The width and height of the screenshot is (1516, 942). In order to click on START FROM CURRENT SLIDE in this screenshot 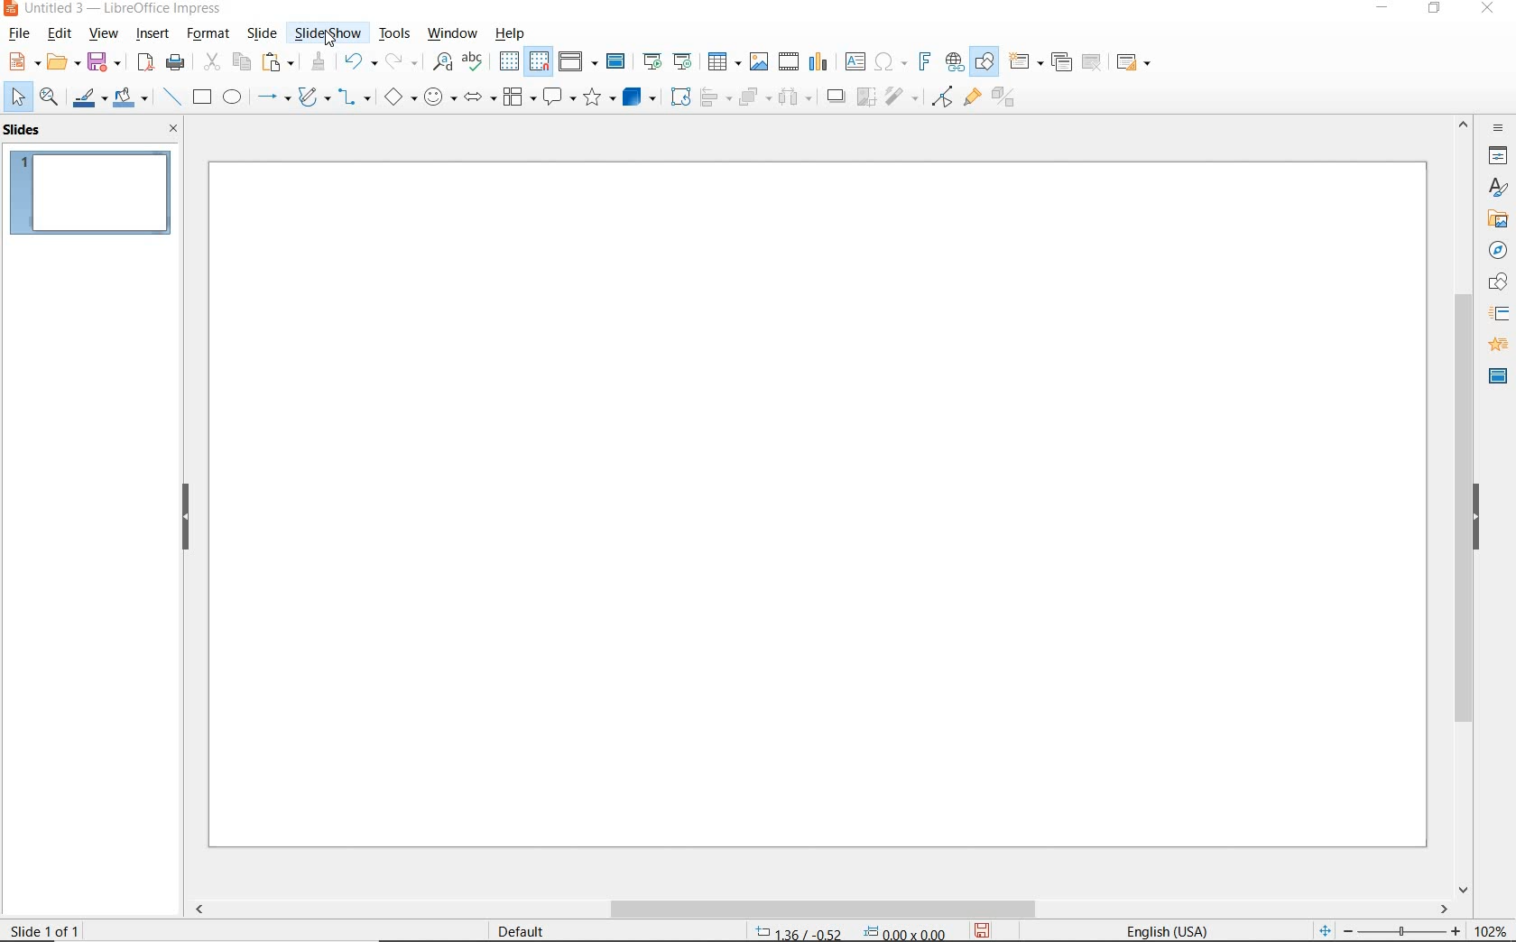, I will do `click(682, 60)`.